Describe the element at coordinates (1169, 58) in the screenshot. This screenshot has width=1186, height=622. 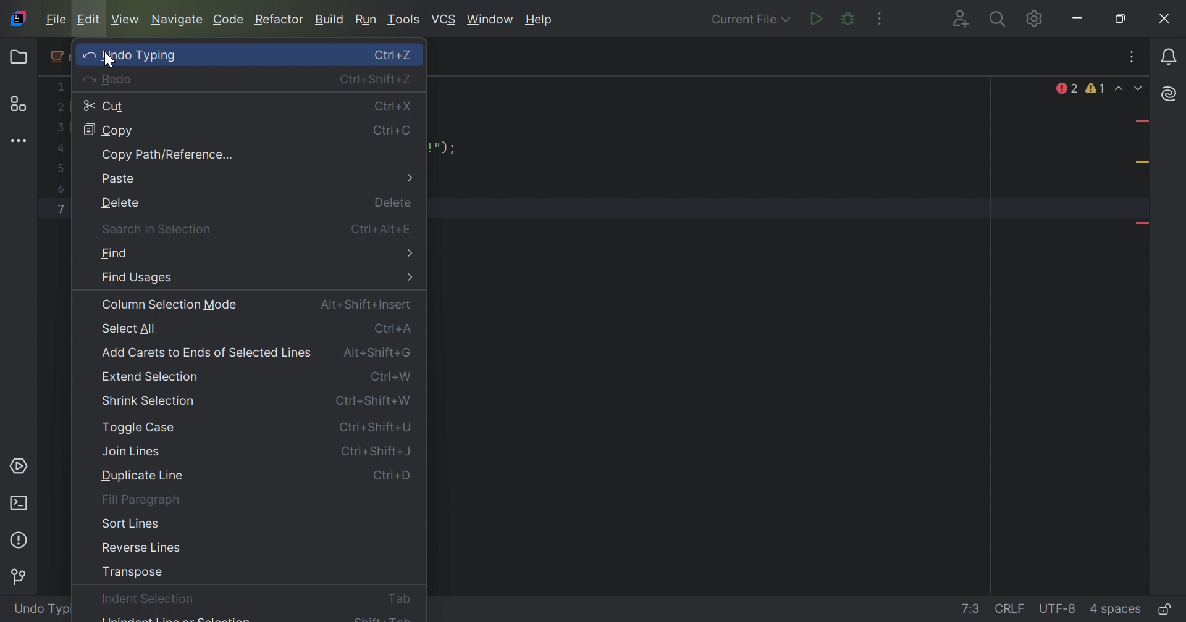
I see `Notifications` at that location.